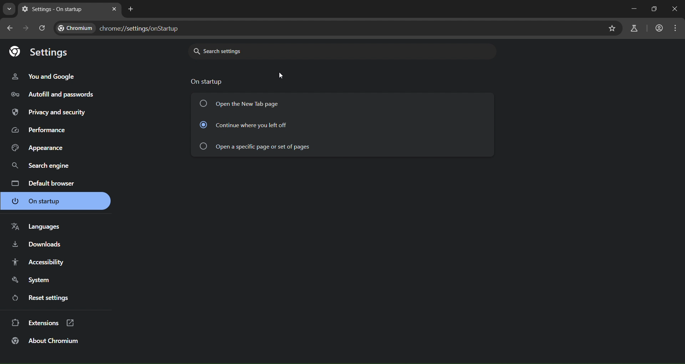 This screenshot has height=364, width=685. Describe the element at coordinates (39, 131) in the screenshot. I see `performance` at that location.